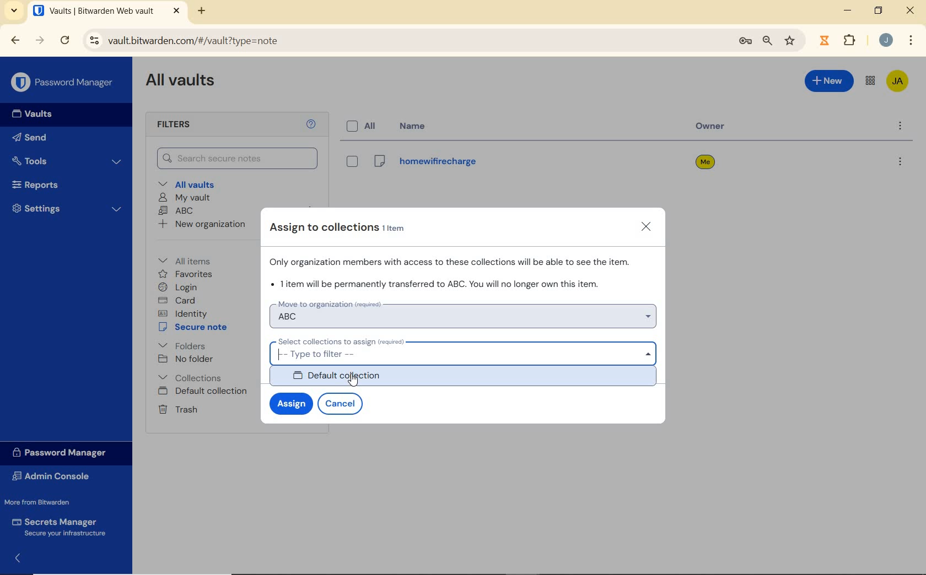  Describe the element at coordinates (176, 211) in the screenshot. I see `ABC` at that location.